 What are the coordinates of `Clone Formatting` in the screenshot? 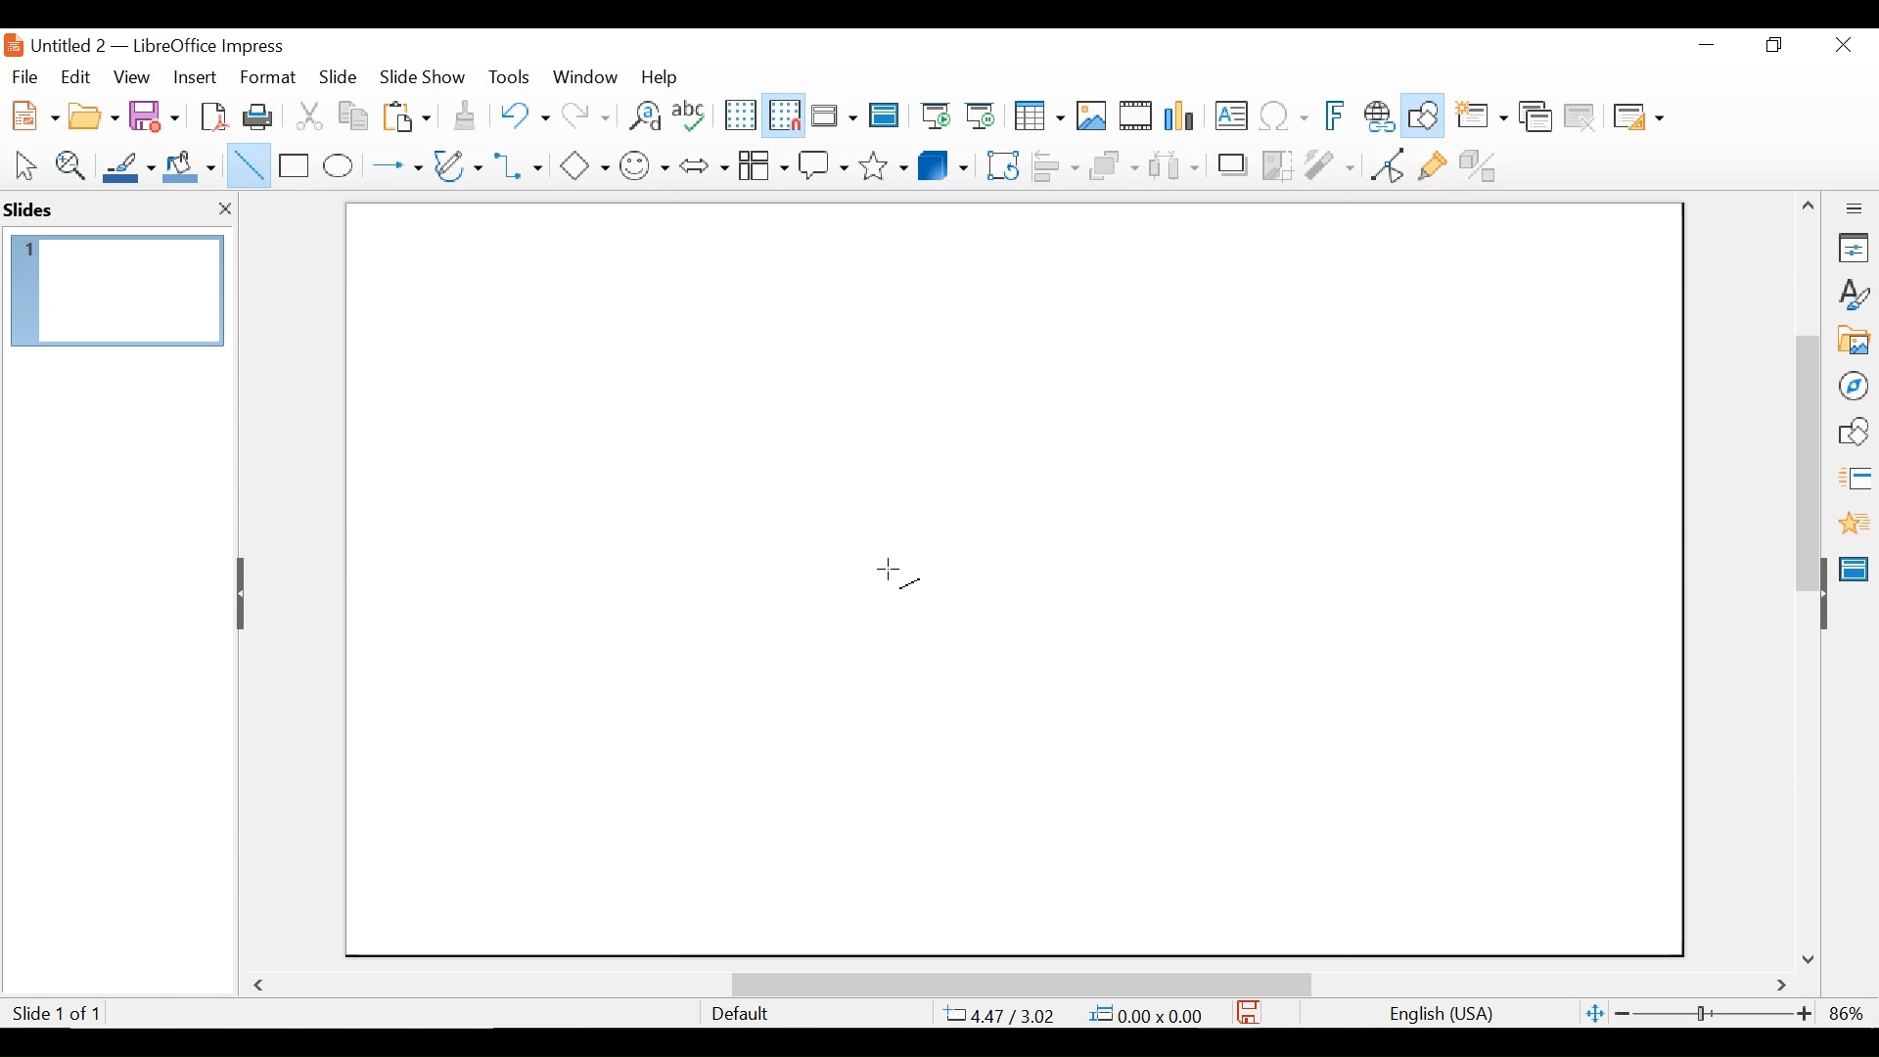 It's located at (467, 115).